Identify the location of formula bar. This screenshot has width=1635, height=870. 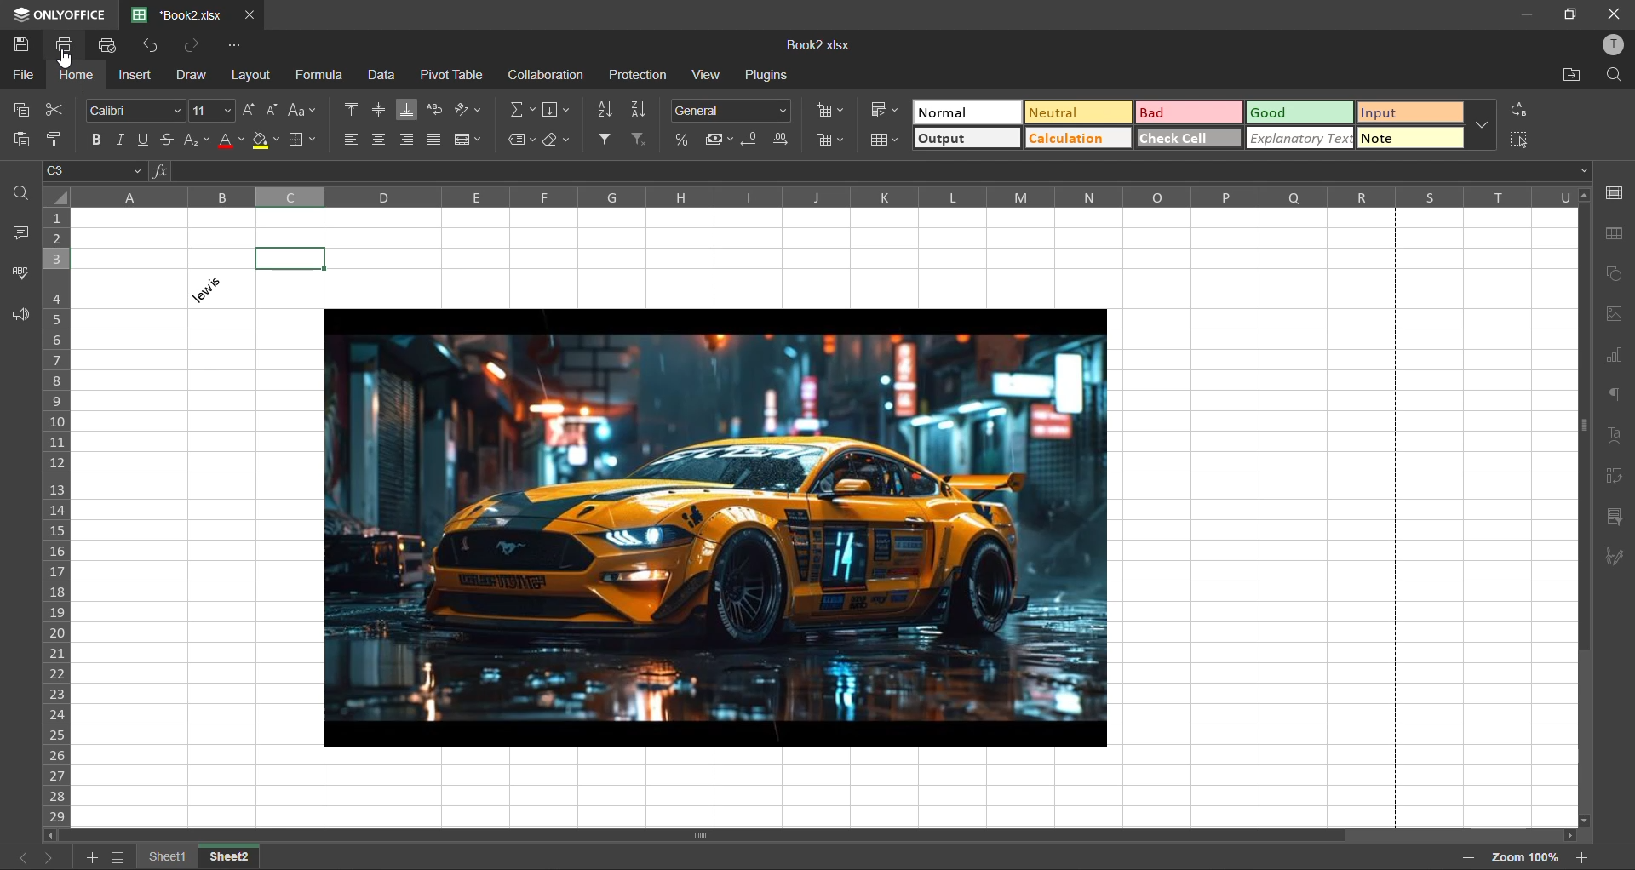
(869, 172).